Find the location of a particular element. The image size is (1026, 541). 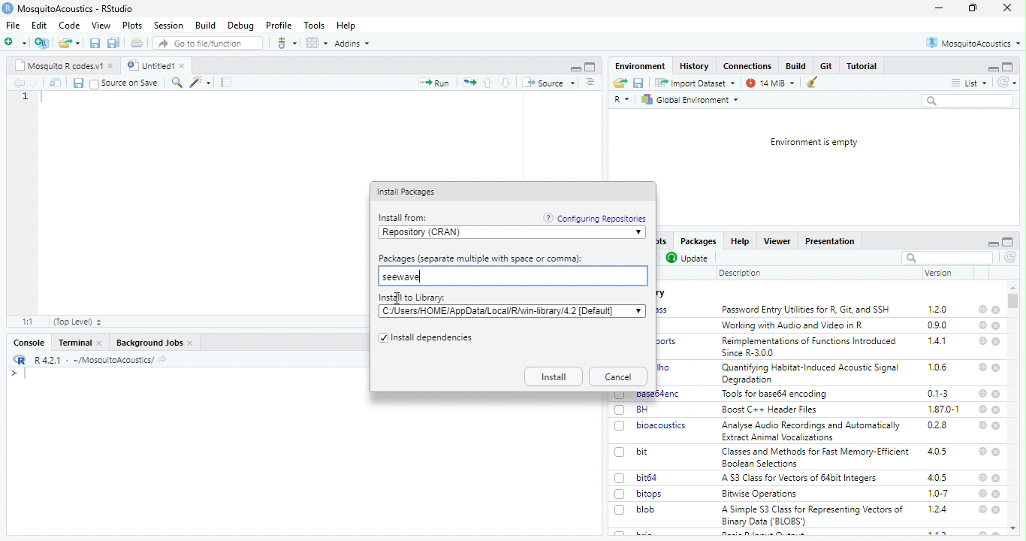

1 is located at coordinates (26, 96).